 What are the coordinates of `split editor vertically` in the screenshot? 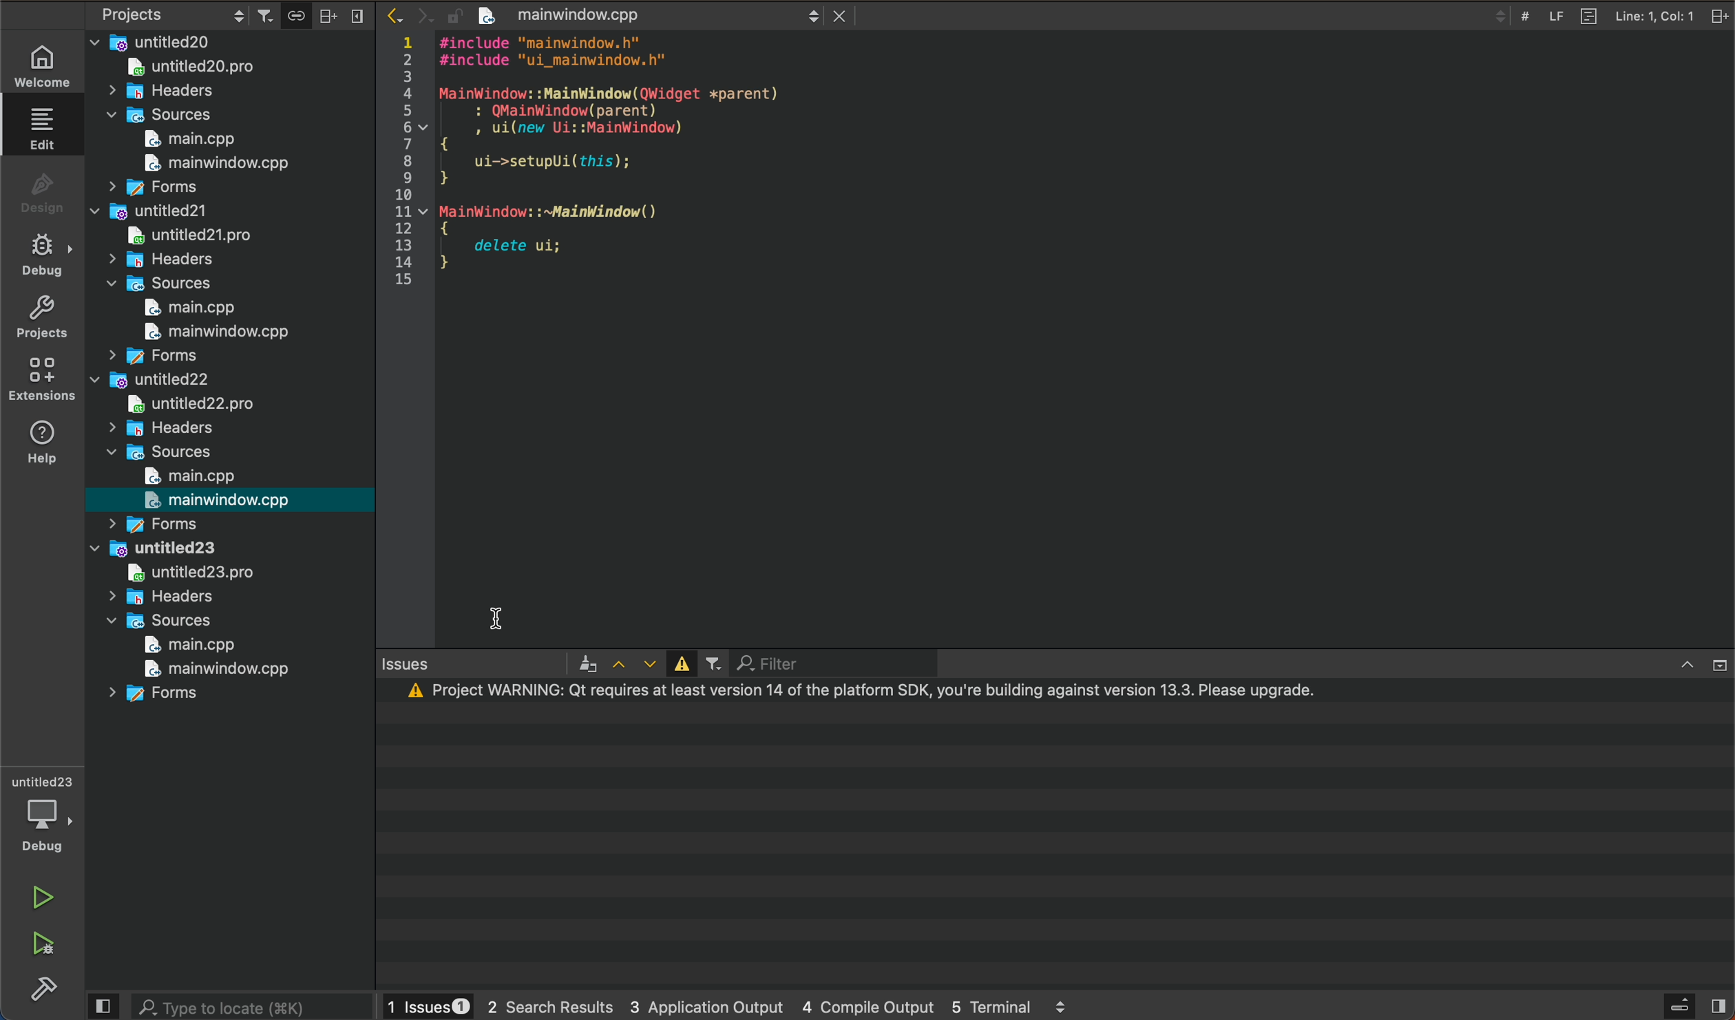 It's located at (356, 13).